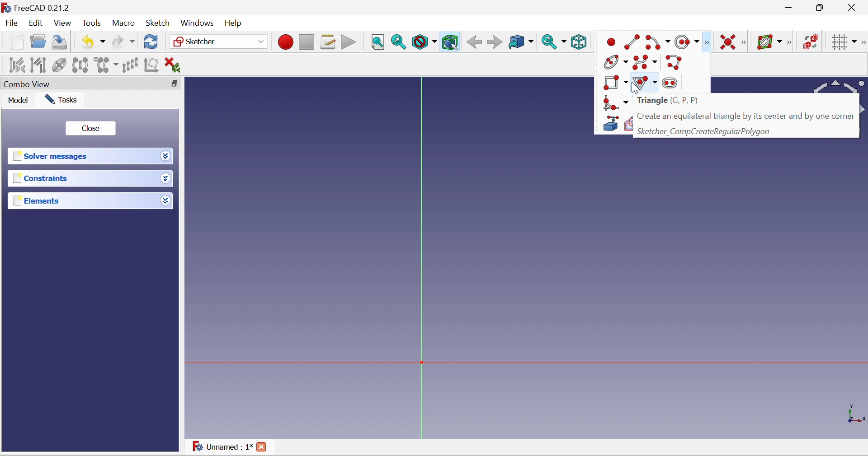 This screenshot has width=868, height=456. Describe the element at coordinates (745, 101) in the screenshot. I see `Triangle (G,P,P)` at that location.